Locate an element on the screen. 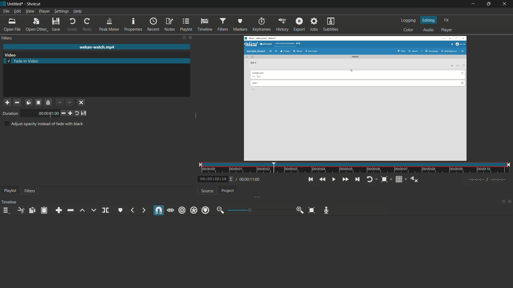 This screenshot has width=513, height=288. filters is located at coordinates (222, 24).